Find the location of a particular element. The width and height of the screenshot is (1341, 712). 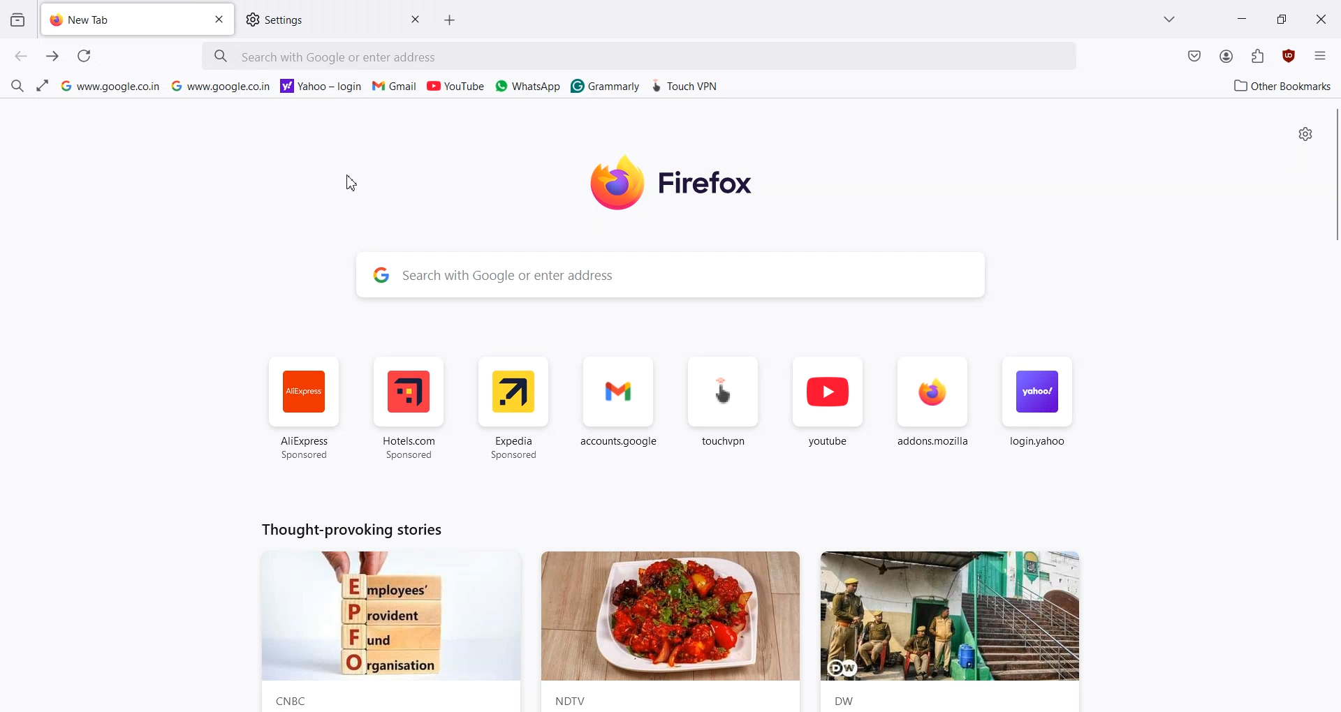

addons.mozilla is located at coordinates (933, 410).